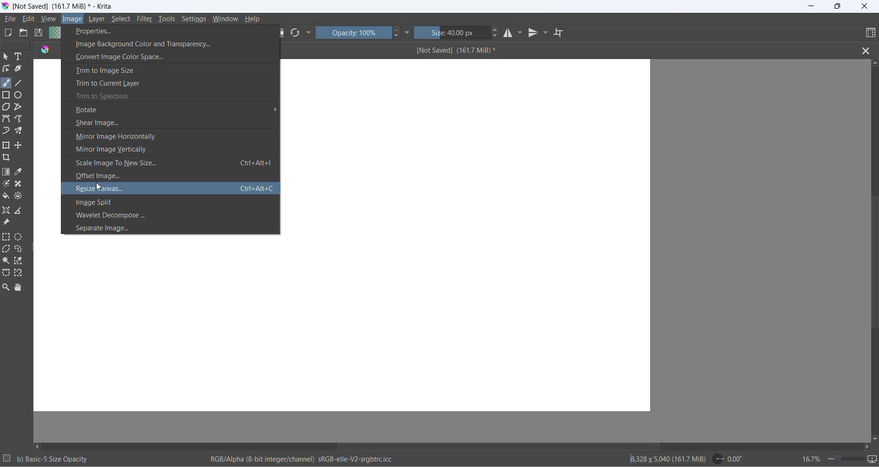 The image size is (879, 467). Describe the element at coordinates (169, 177) in the screenshot. I see `offset image` at that location.